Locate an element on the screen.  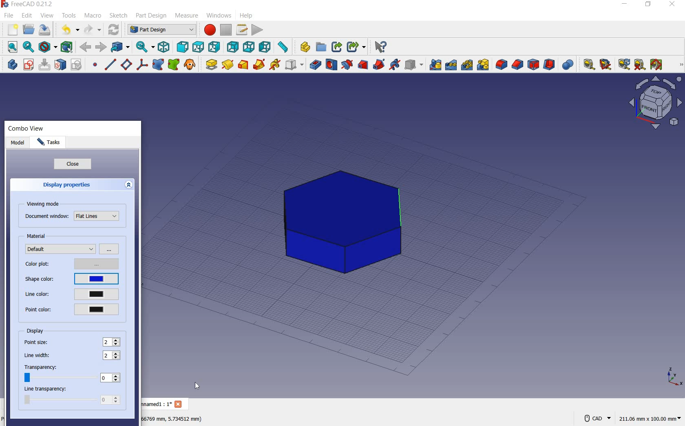
top is located at coordinates (197, 46).